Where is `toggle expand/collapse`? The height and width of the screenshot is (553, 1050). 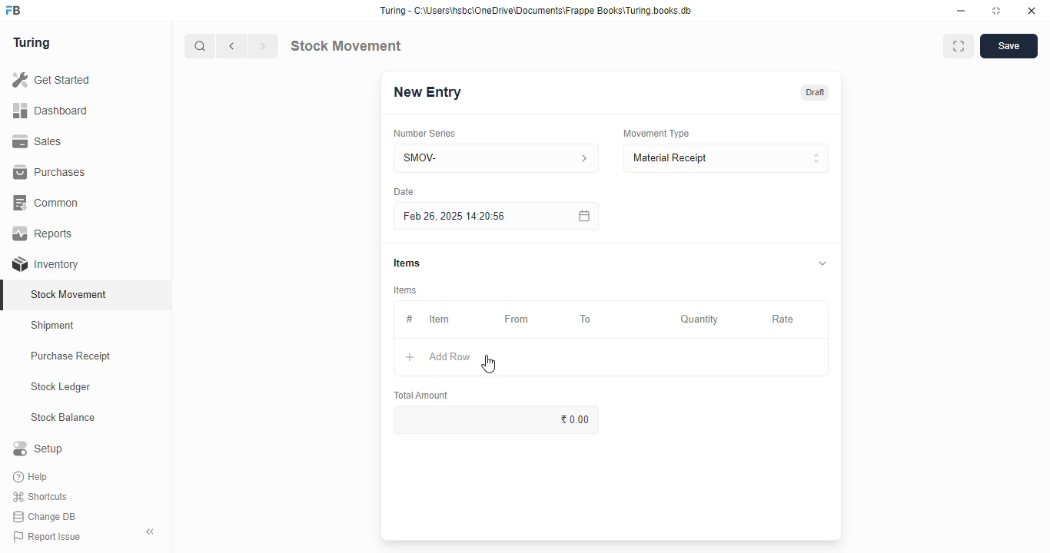
toggle expand/collapse is located at coordinates (823, 263).